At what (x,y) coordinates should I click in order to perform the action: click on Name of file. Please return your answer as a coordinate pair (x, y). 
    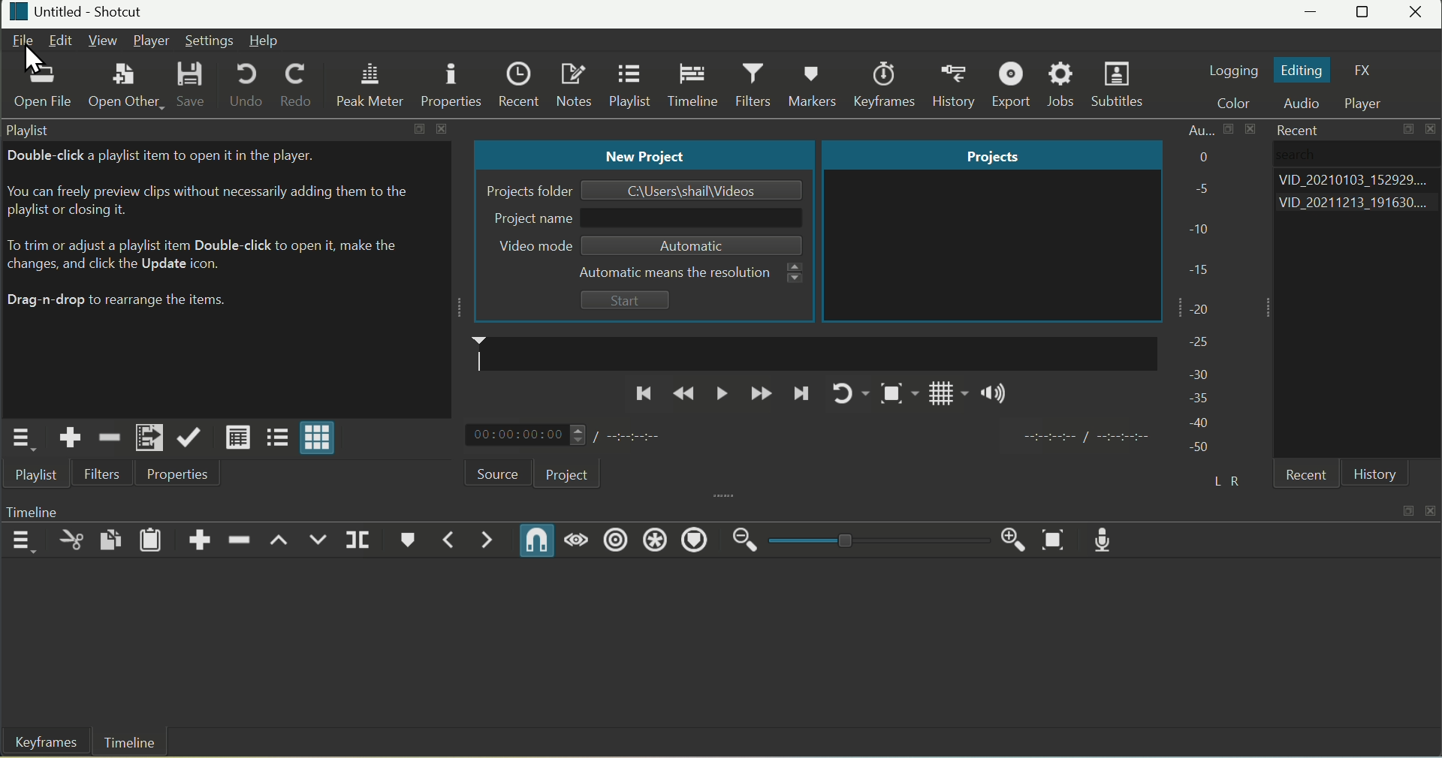
    Looking at the image, I should click on (693, 191).